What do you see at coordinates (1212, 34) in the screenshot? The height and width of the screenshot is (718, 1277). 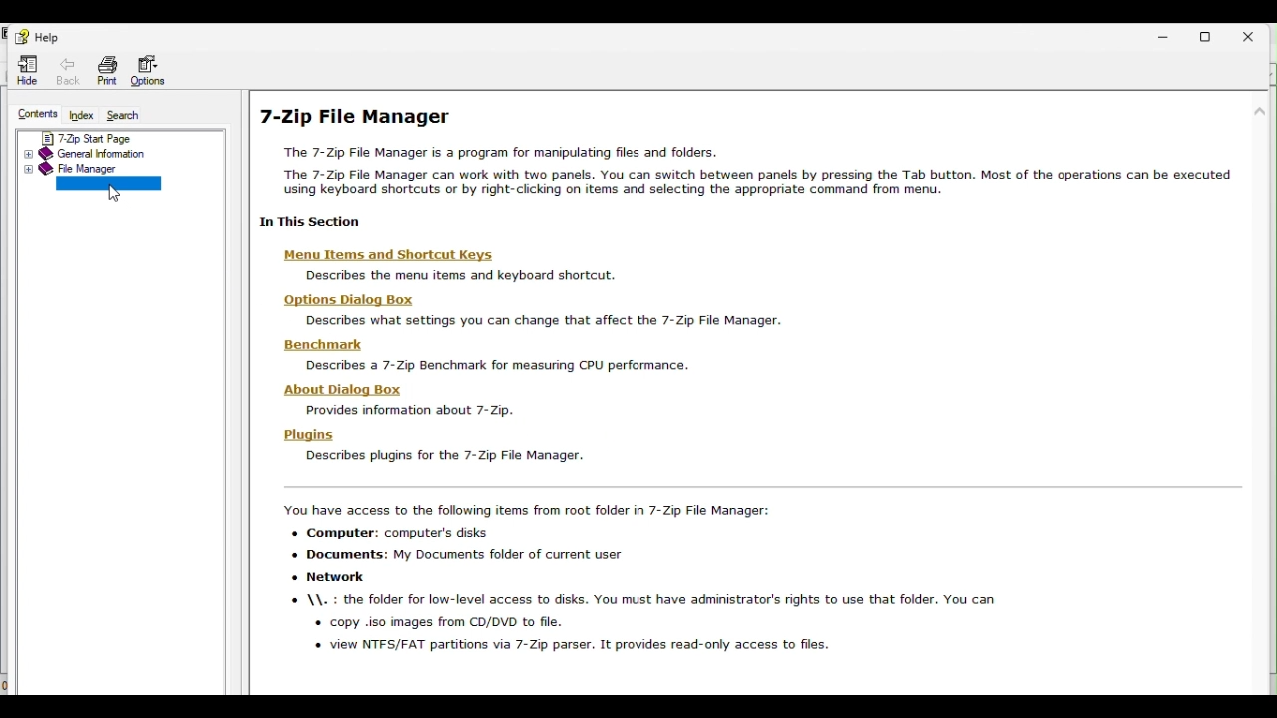 I see `Restore` at bounding box center [1212, 34].